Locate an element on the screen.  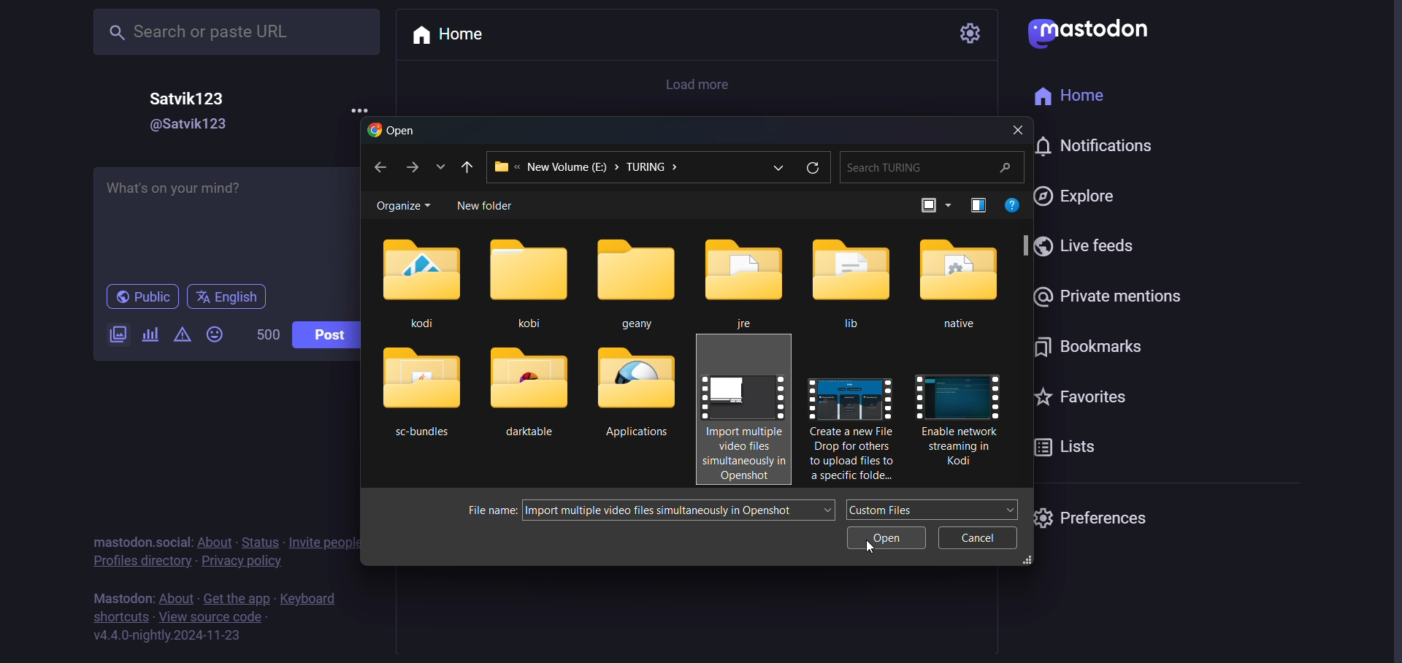
english is located at coordinates (231, 296).